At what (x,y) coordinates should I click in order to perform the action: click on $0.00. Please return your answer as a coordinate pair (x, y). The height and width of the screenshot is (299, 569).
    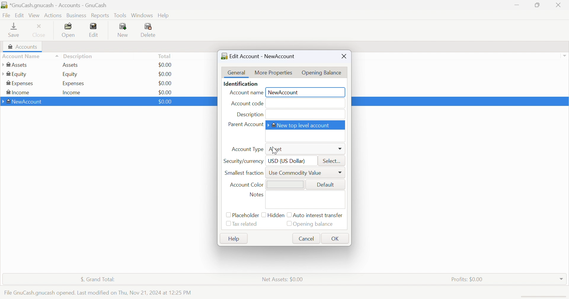
    Looking at the image, I should click on (165, 83).